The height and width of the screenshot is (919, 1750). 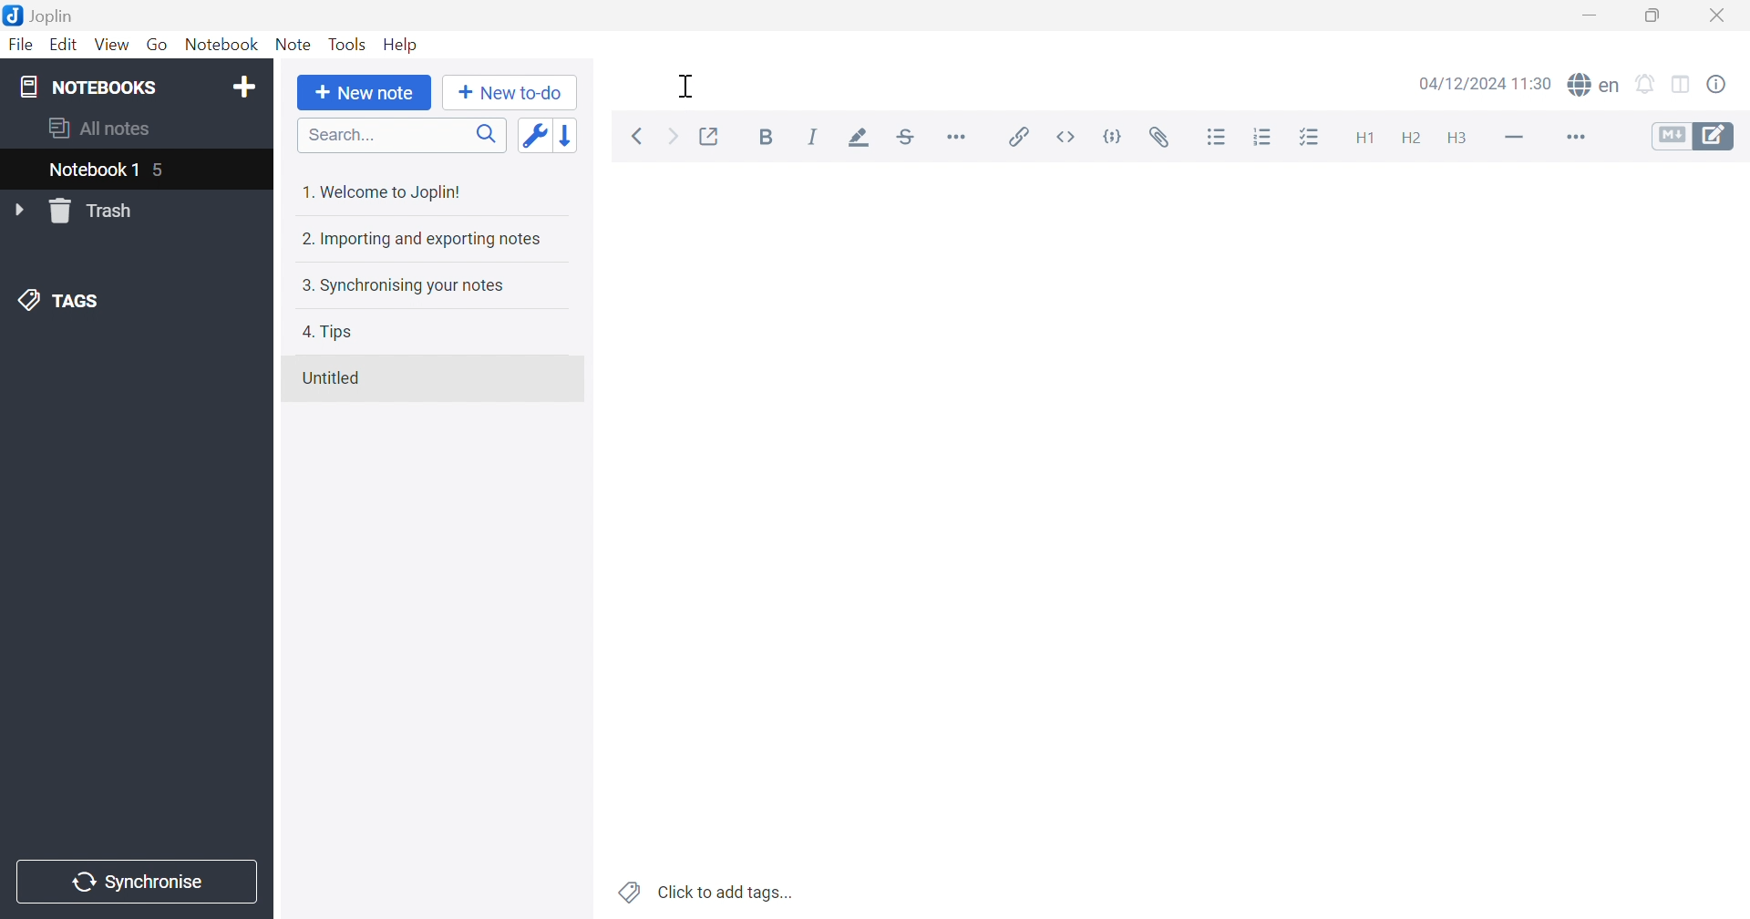 What do you see at coordinates (905, 139) in the screenshot?
I see `Strikethrough` at bounding box center [905, 139].